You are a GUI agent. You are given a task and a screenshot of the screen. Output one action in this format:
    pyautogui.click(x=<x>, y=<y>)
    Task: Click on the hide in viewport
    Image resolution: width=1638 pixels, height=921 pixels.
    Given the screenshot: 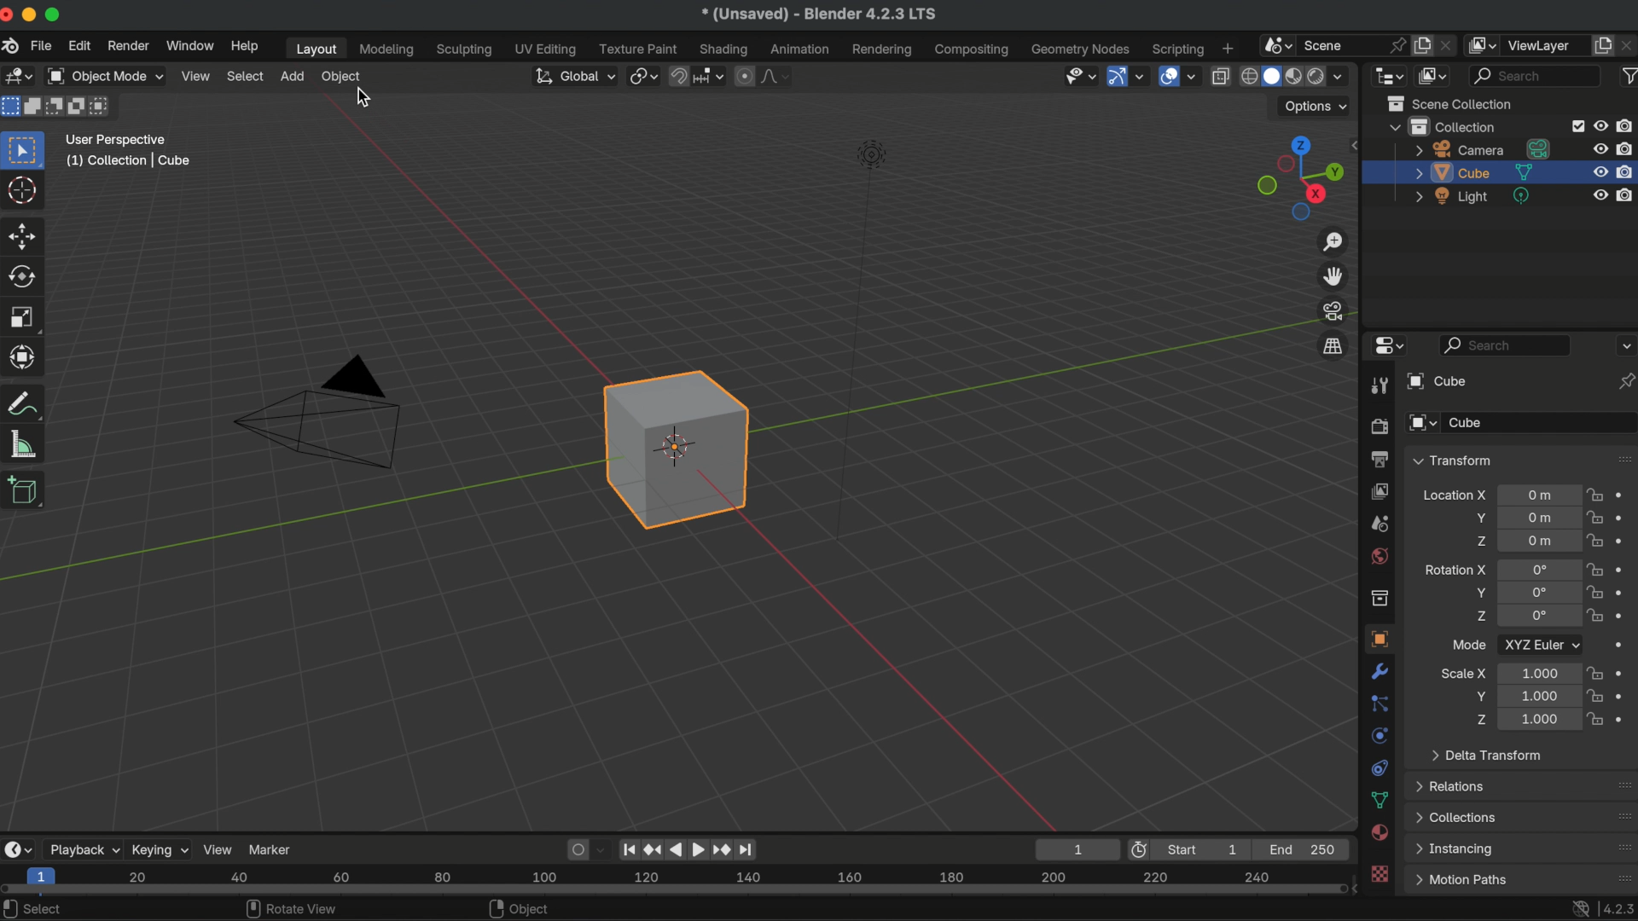 What is the action you would take?
    pyautogui.click(x=1601, y=195)
    